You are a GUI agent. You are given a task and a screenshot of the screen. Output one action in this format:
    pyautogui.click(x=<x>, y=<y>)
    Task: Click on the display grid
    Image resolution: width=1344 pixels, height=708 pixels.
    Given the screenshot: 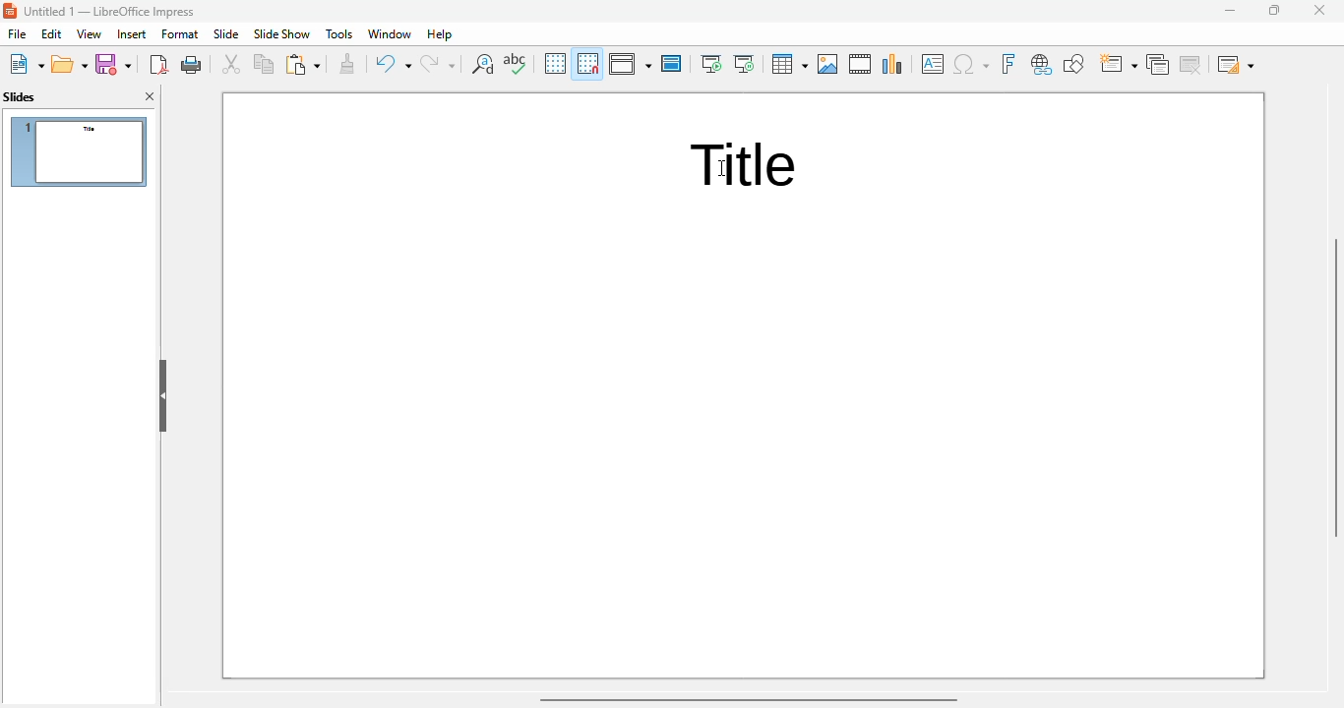 What is the action you would take?
    pyautogui.click(x=555, y=63)
    